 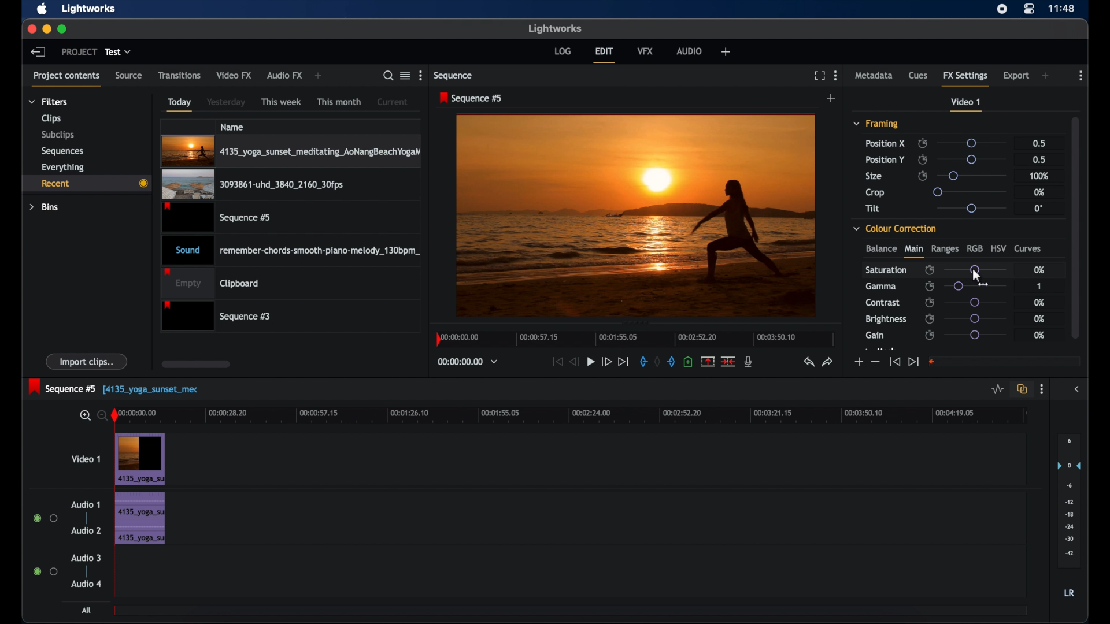 What do you see at coordinates (1020, 388) in the screenshot?
I see `toggle auto track sync` at bounding box center [1020, 388].